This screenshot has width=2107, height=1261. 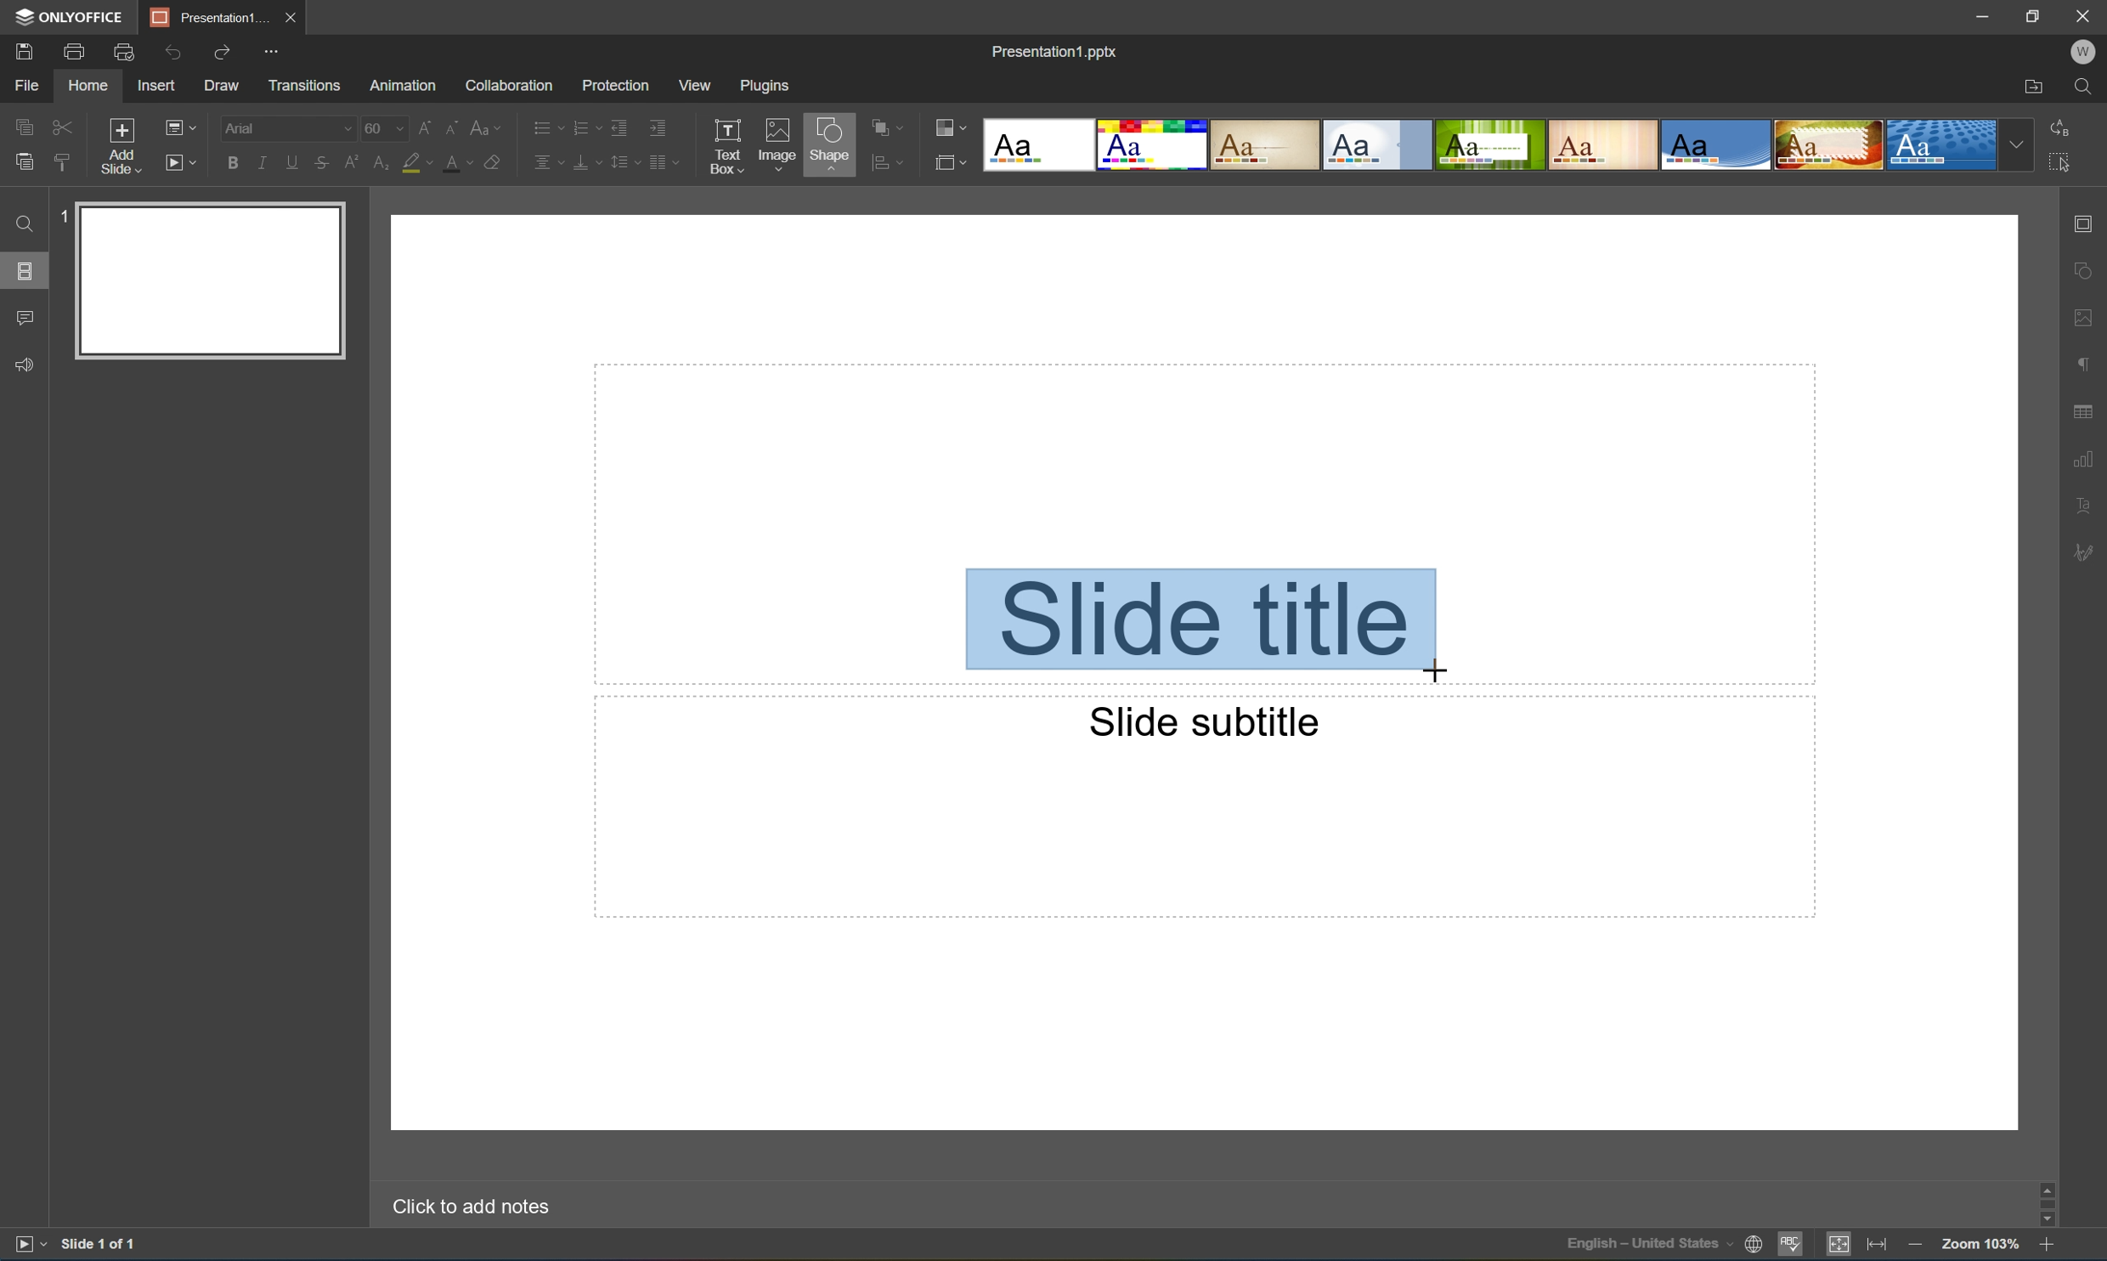 I want to click on View, so click(x=692, y=83).